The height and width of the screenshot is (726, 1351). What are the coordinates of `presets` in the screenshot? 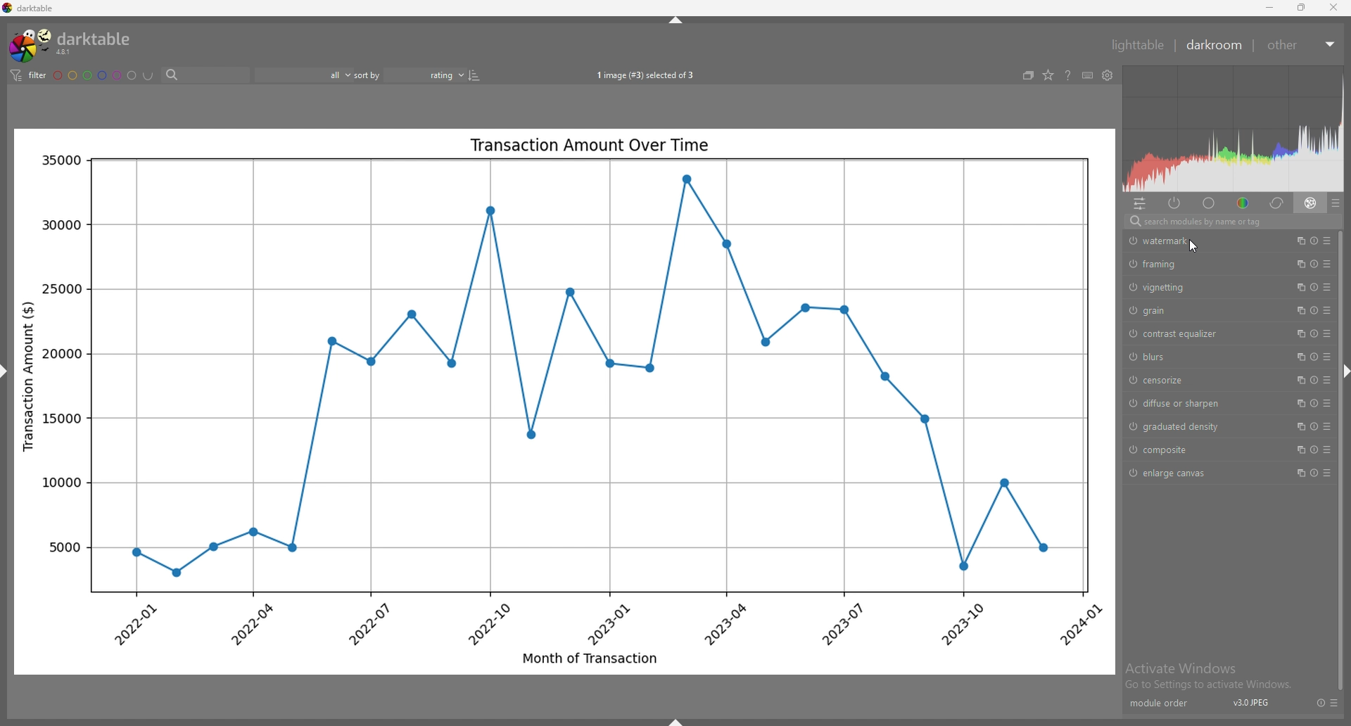 It's located at (1327, 264).